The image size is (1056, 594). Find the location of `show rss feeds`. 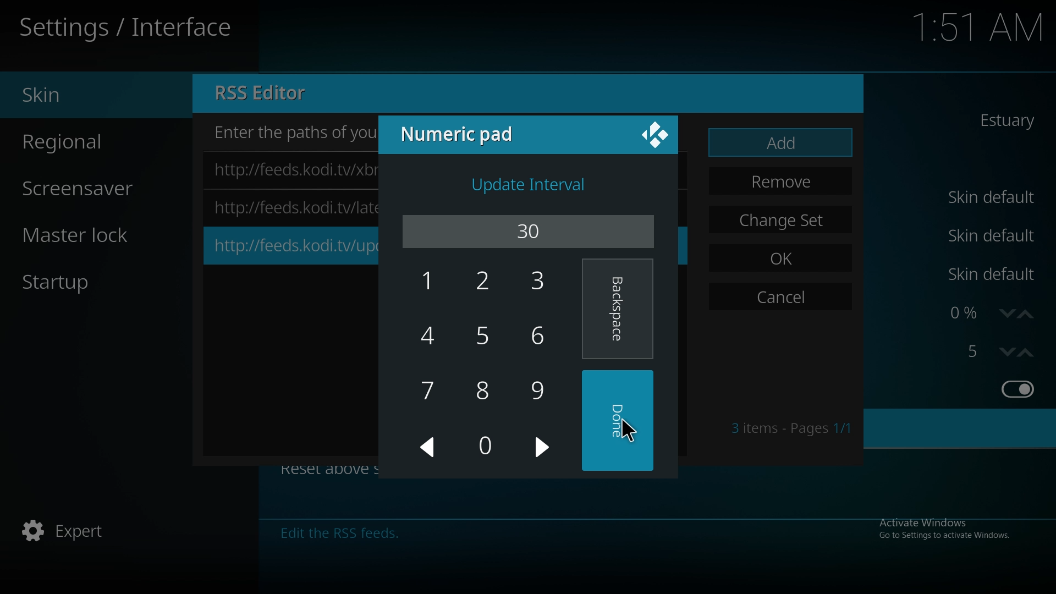

show rss feeds is located at coordinates (1016, 389).